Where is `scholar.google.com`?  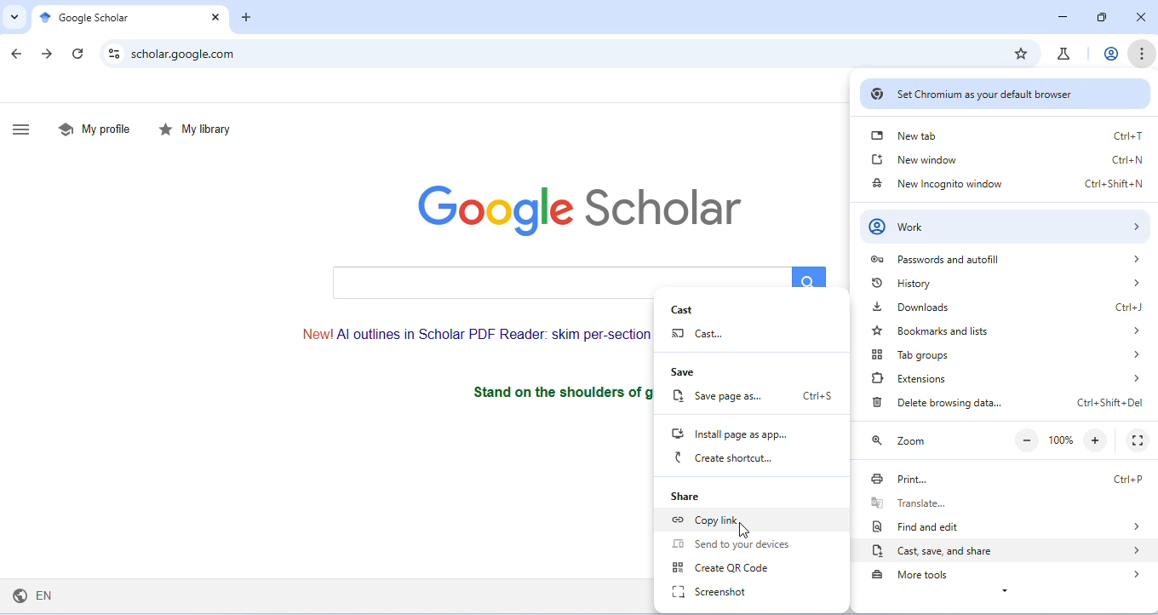
scholar.google.com is located at coordinates (187, 55).